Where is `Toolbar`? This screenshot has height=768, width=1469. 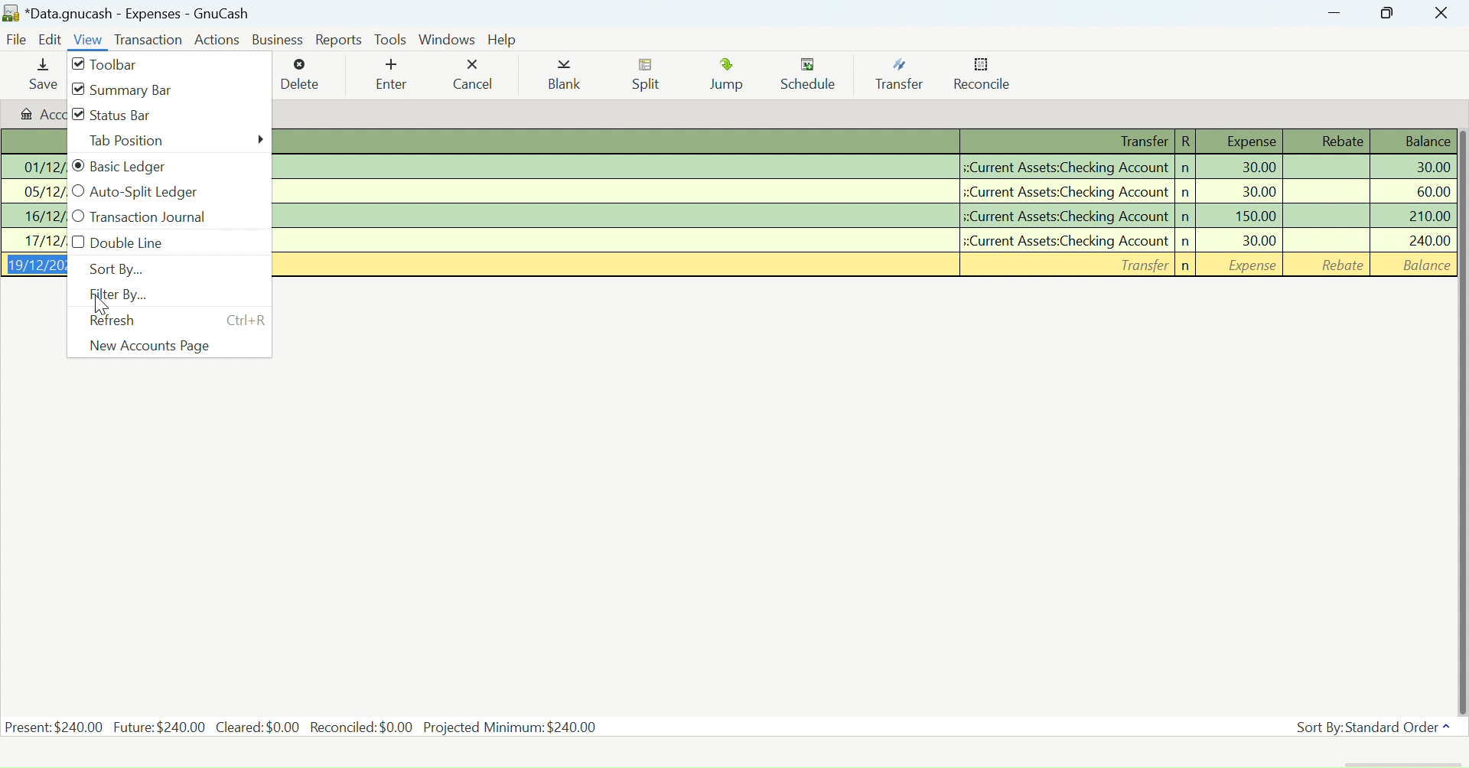 Toolbar is located at coordinates (120, 67).